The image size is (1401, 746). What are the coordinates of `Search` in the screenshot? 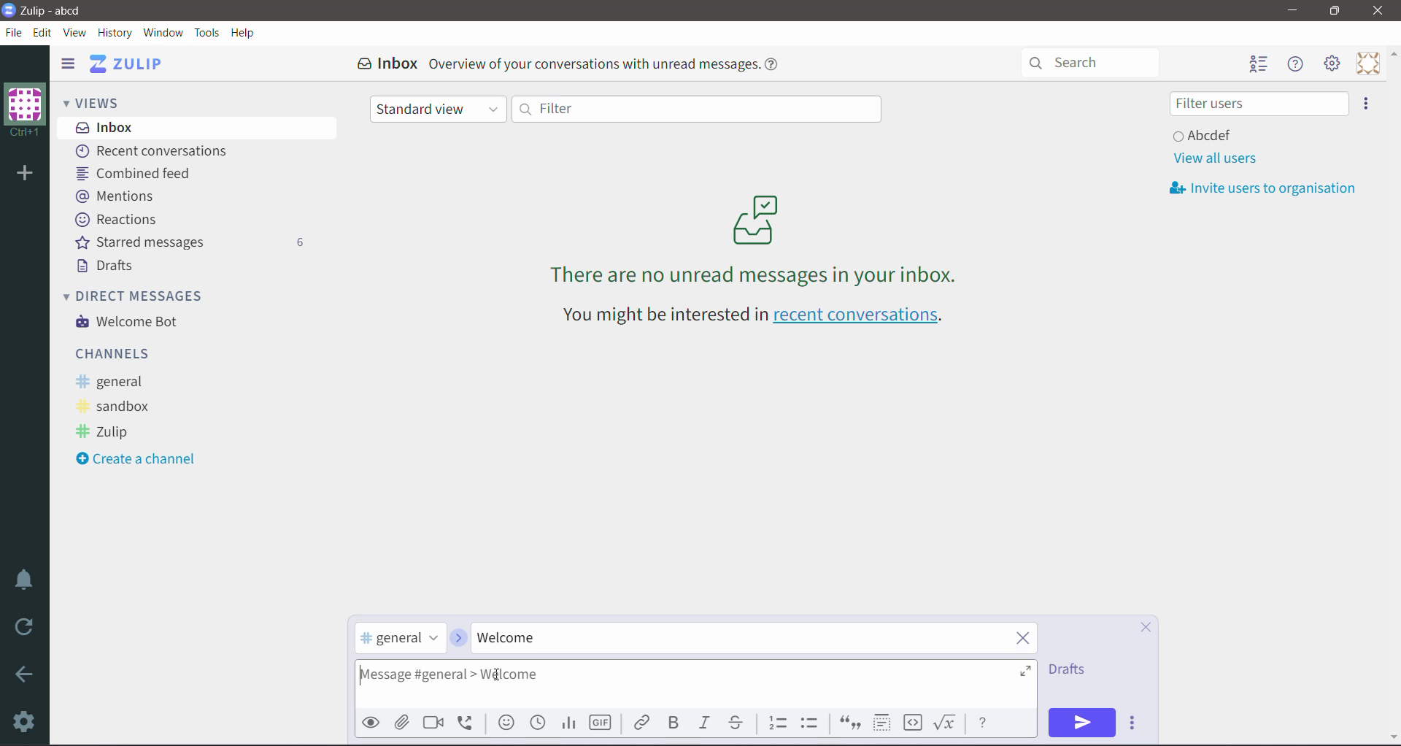 It's located at (1097, 61).